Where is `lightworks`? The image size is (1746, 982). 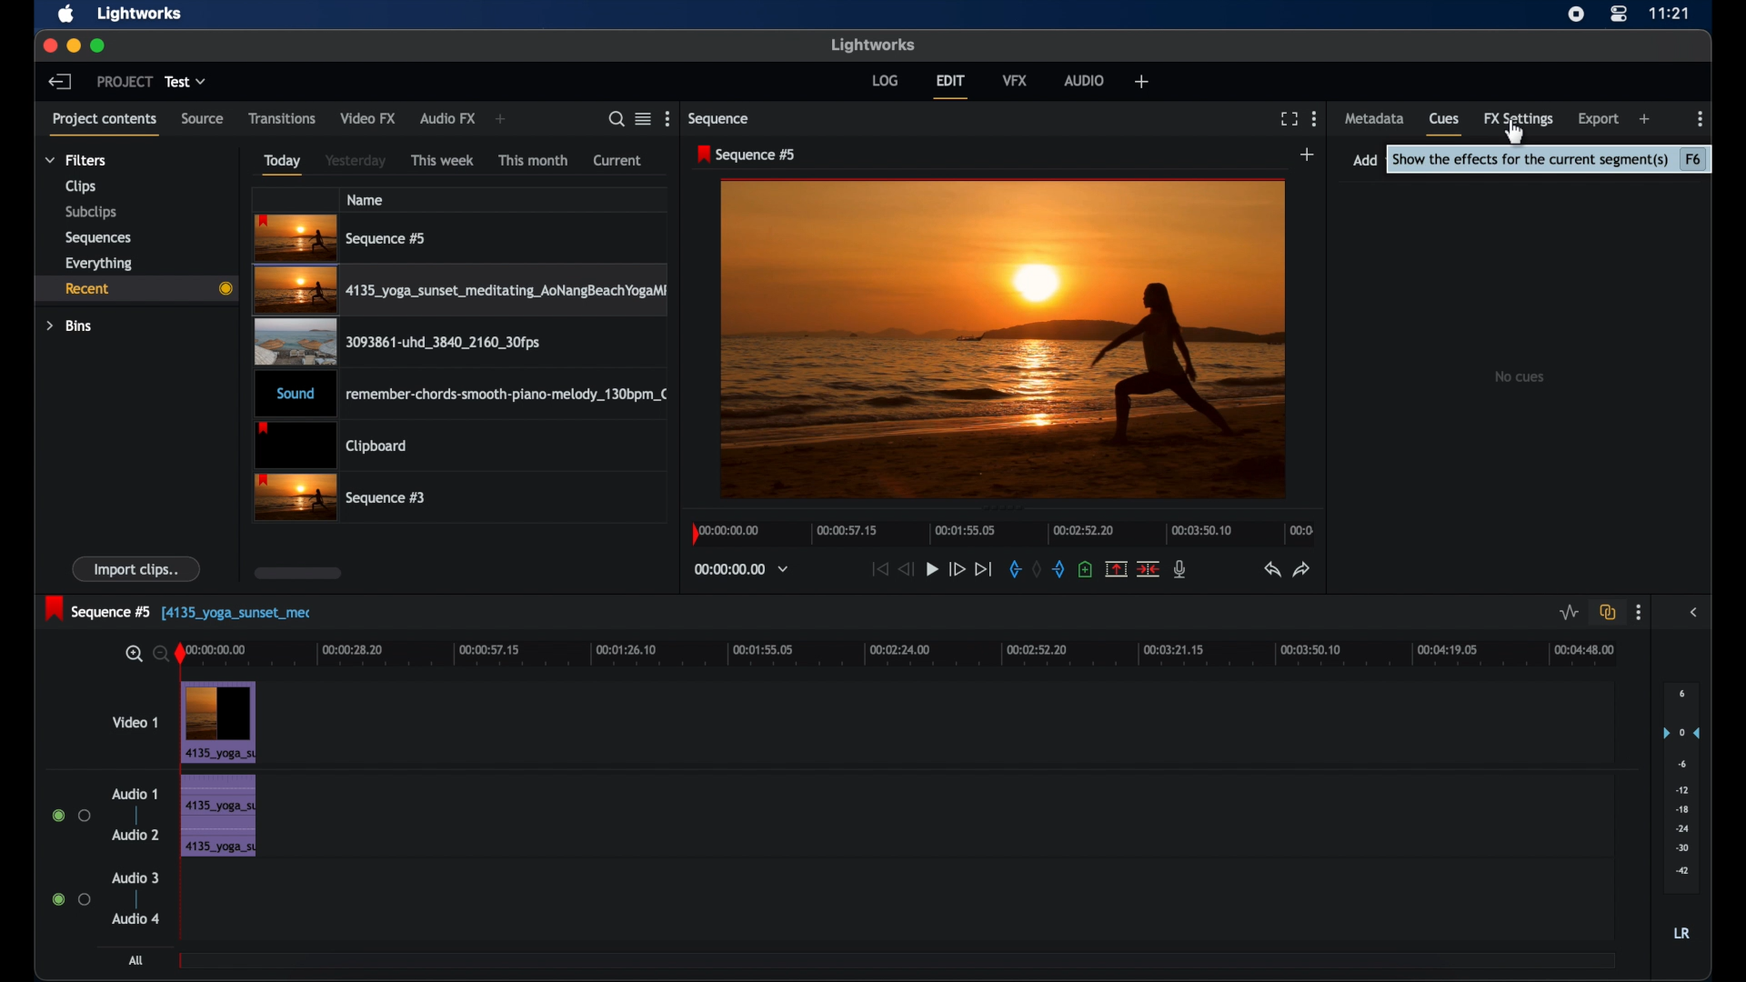
lightworks is located at coordinates (140, 13).